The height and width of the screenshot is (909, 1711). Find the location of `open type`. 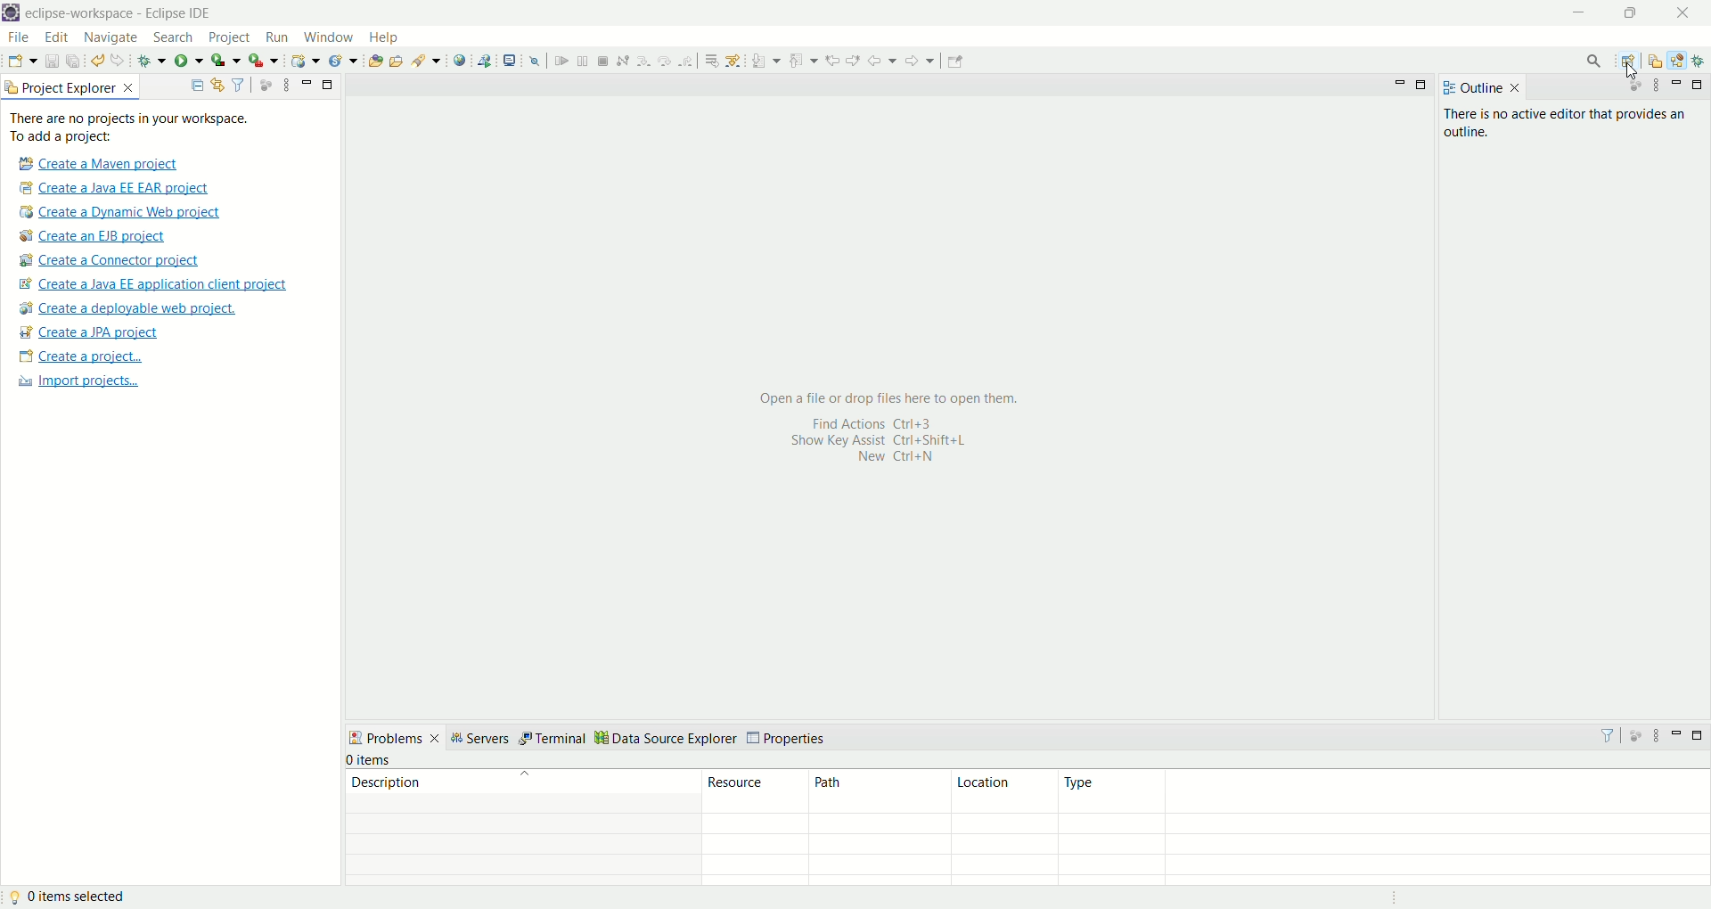

open type is located at coordinates (374, 62).